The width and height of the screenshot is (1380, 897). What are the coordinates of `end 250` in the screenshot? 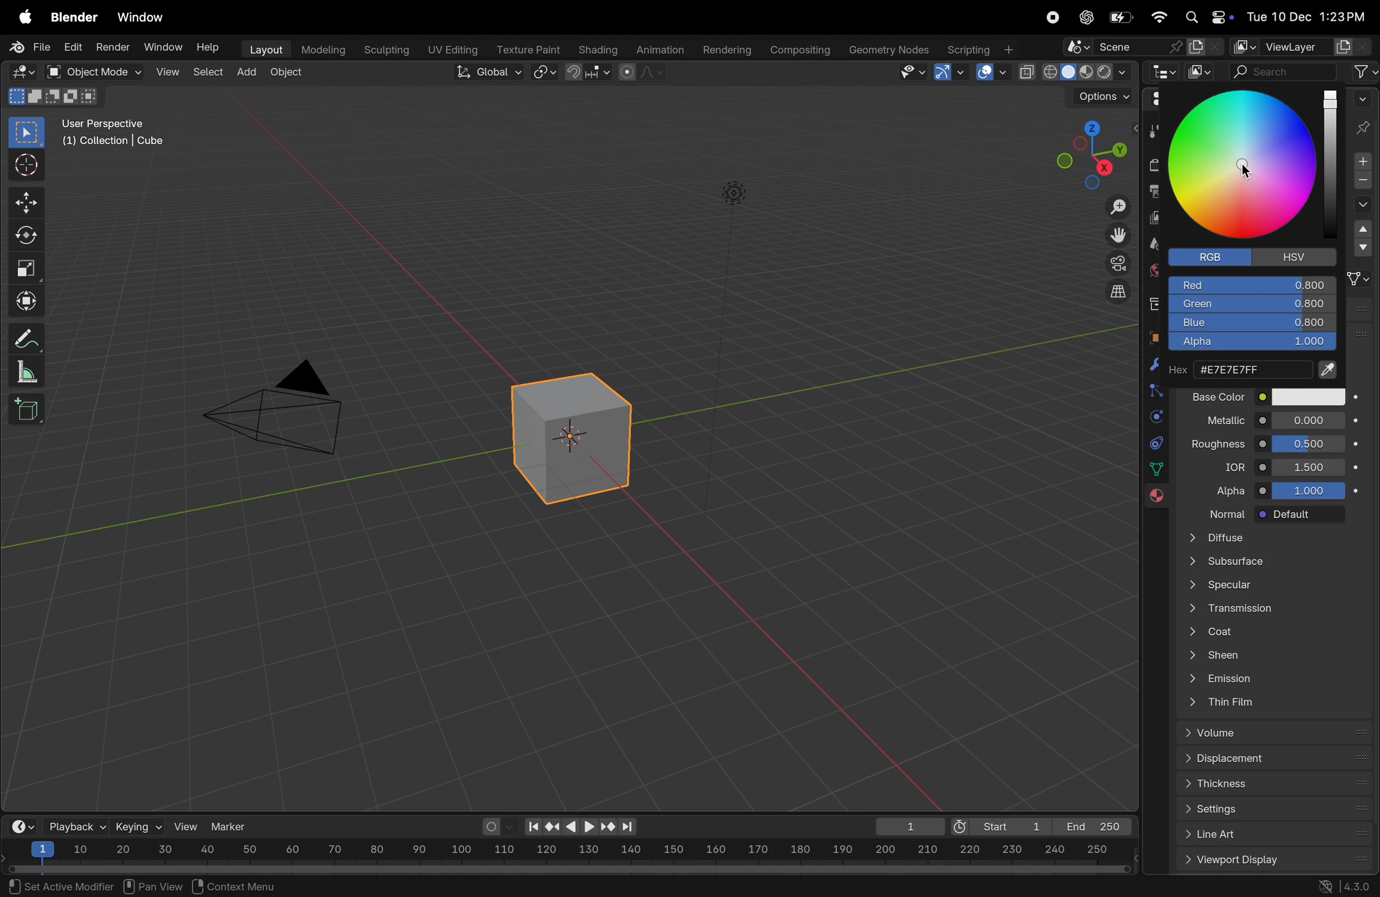 It's located at (1091, 826).